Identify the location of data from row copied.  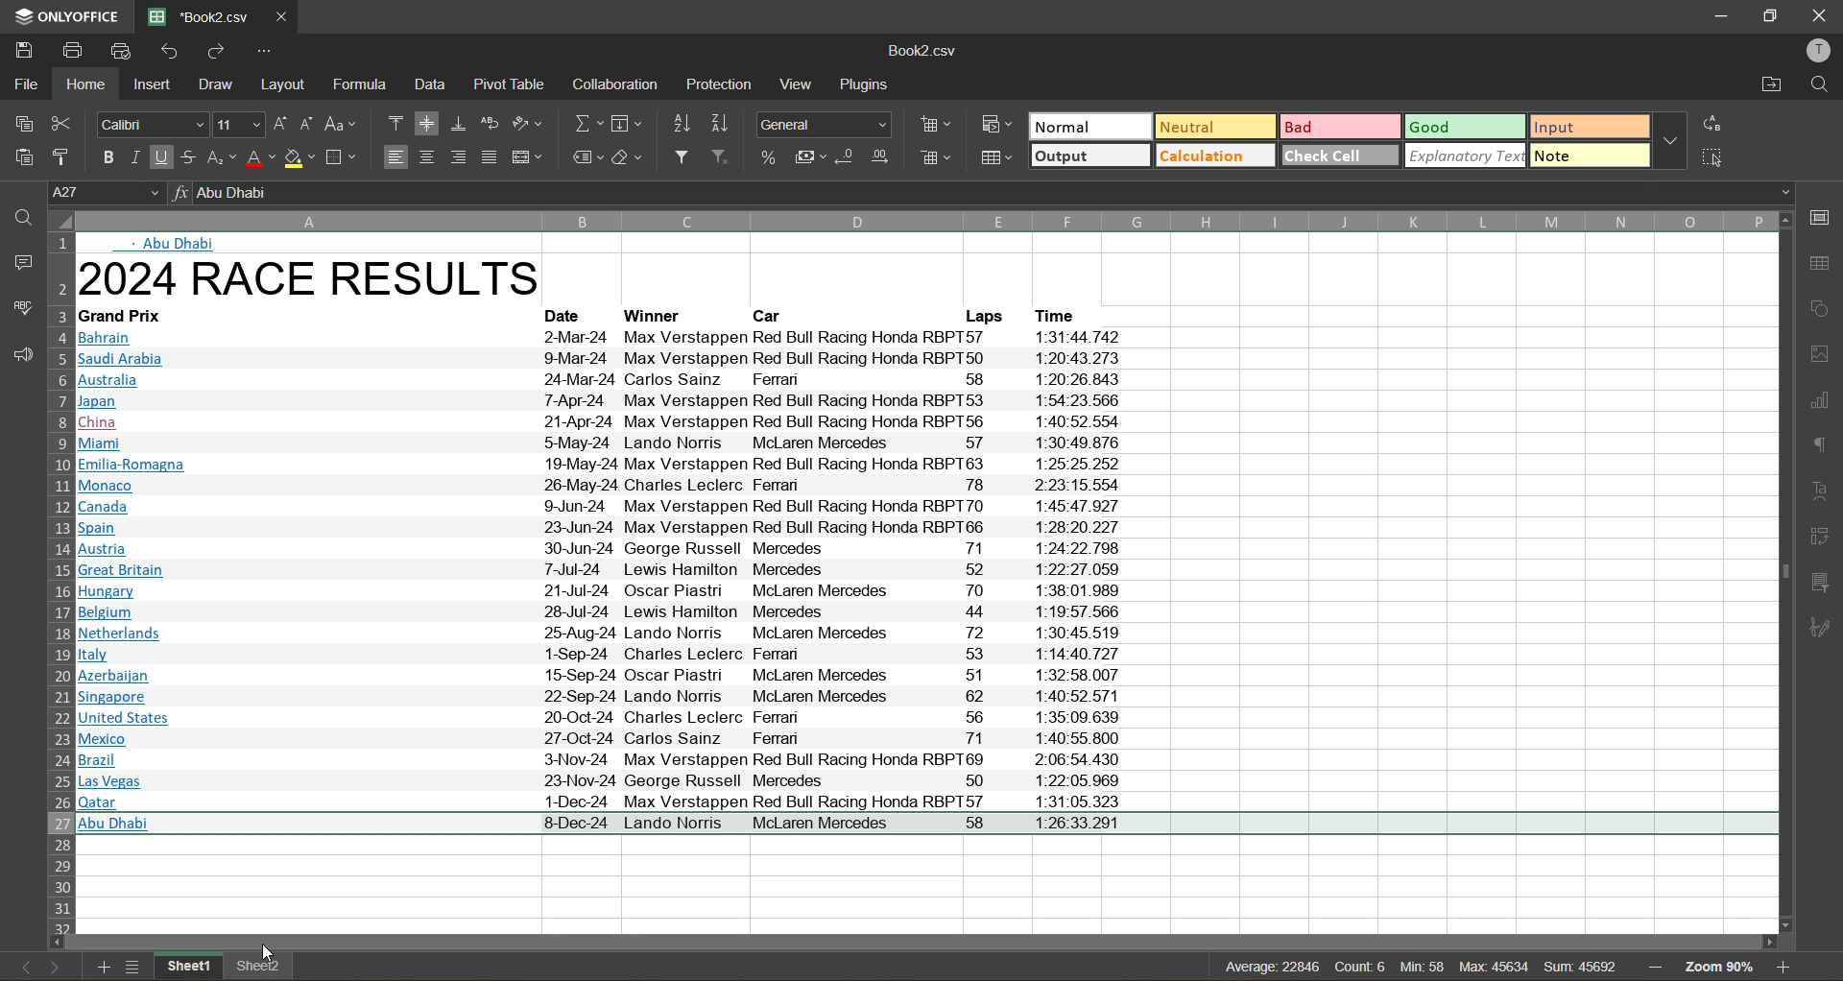
(929, 825).